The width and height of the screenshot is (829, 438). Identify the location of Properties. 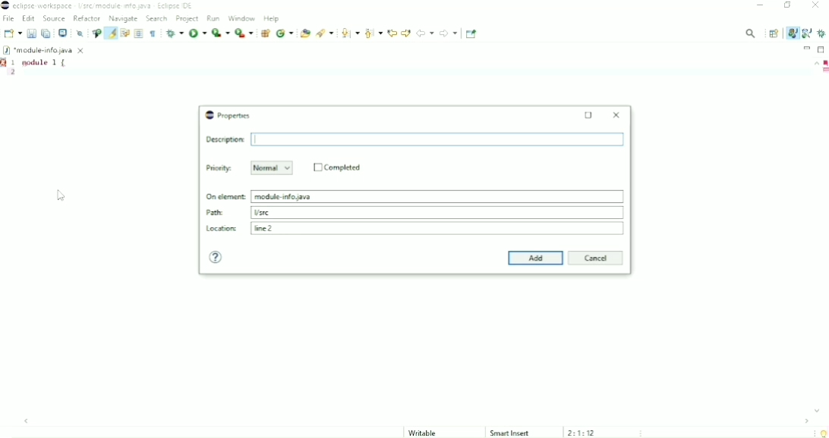
(229, 116).